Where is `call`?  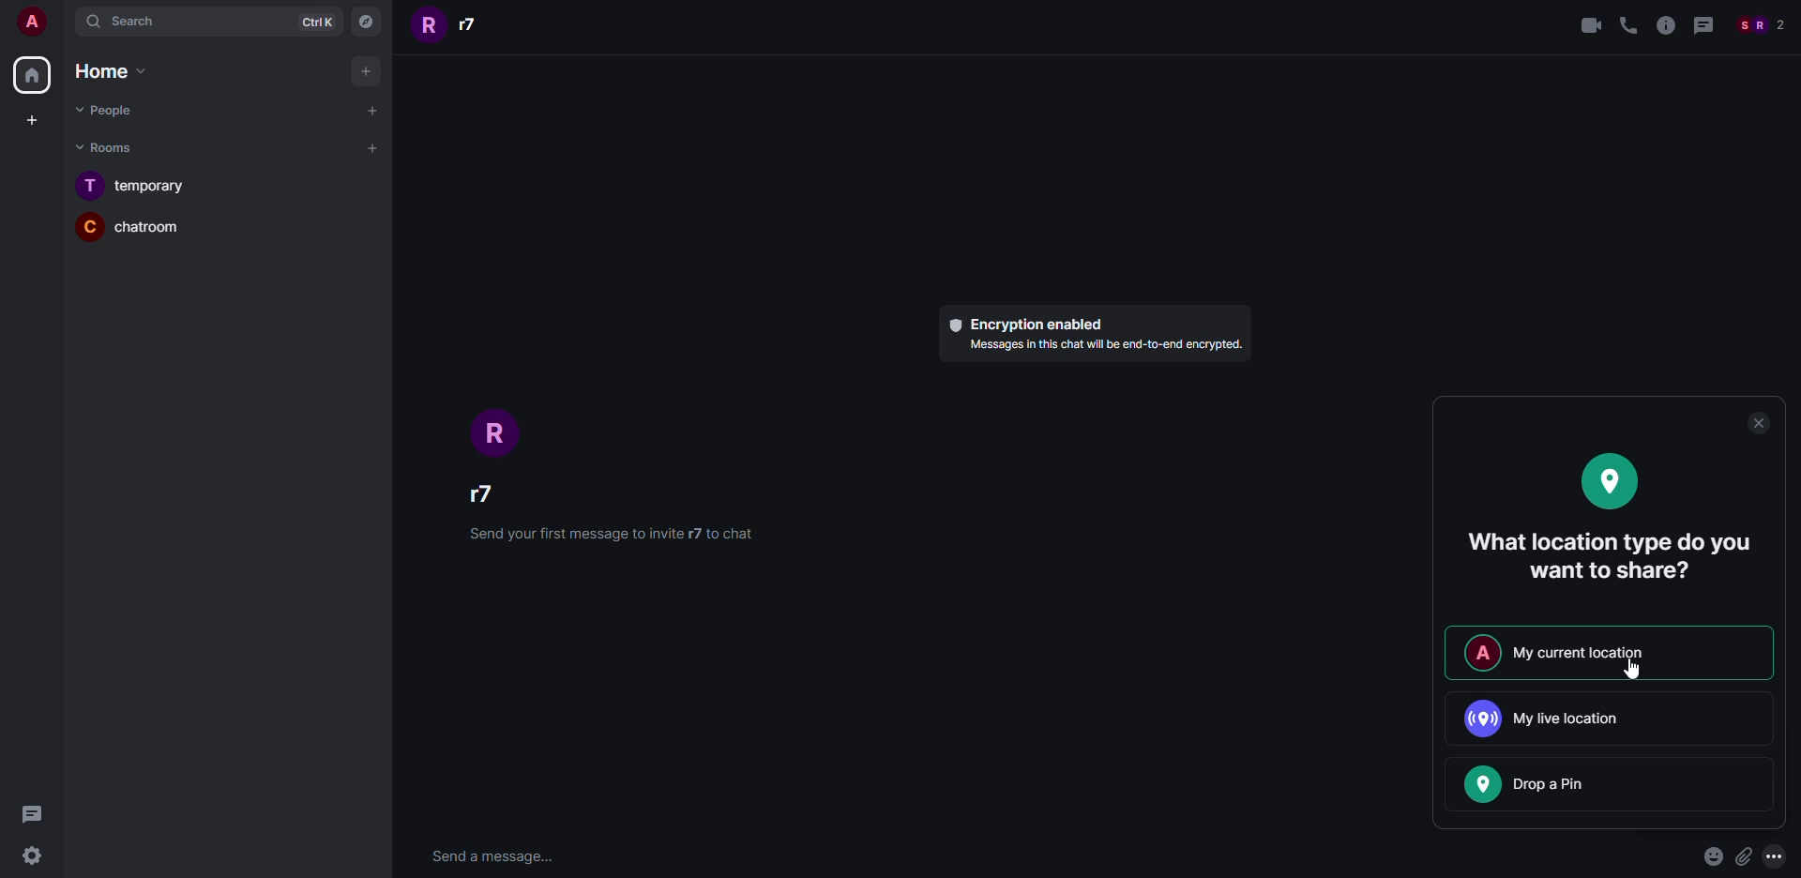 call is located at coordinates (1627, 26).